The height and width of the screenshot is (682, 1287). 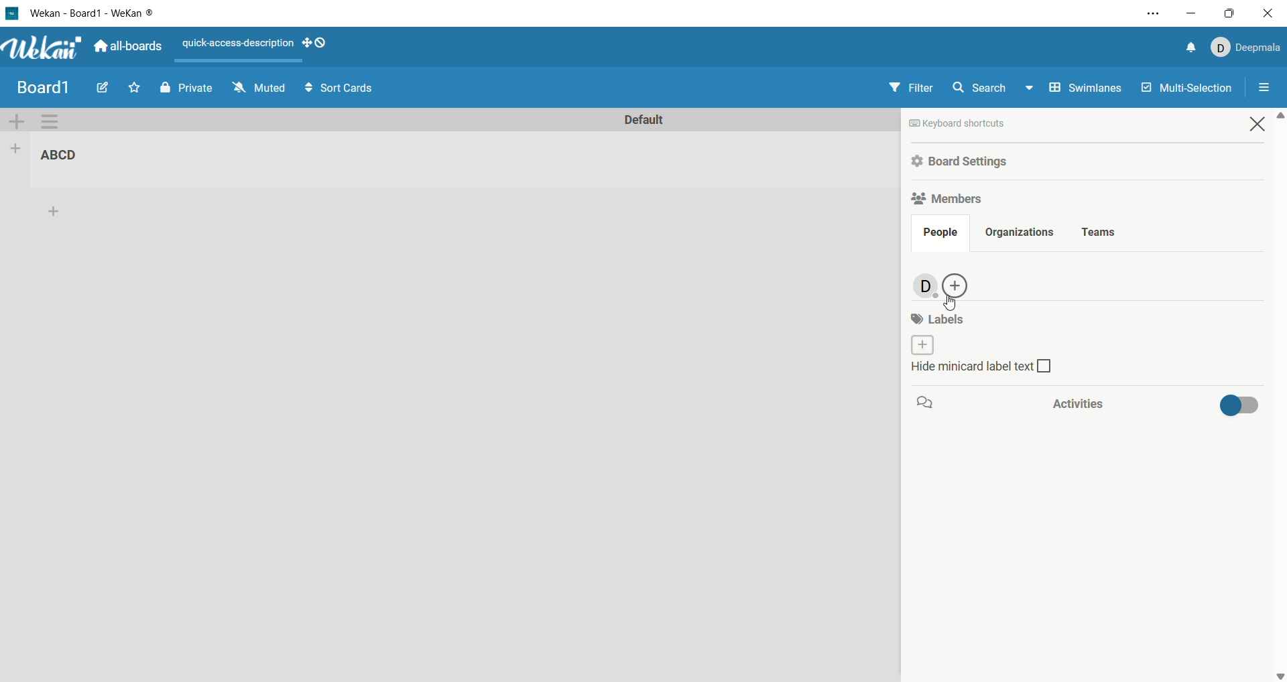 What do you see at coordinates (1258, 123) in the screenshot?
I see `close` at bounding box center [1258, 123].